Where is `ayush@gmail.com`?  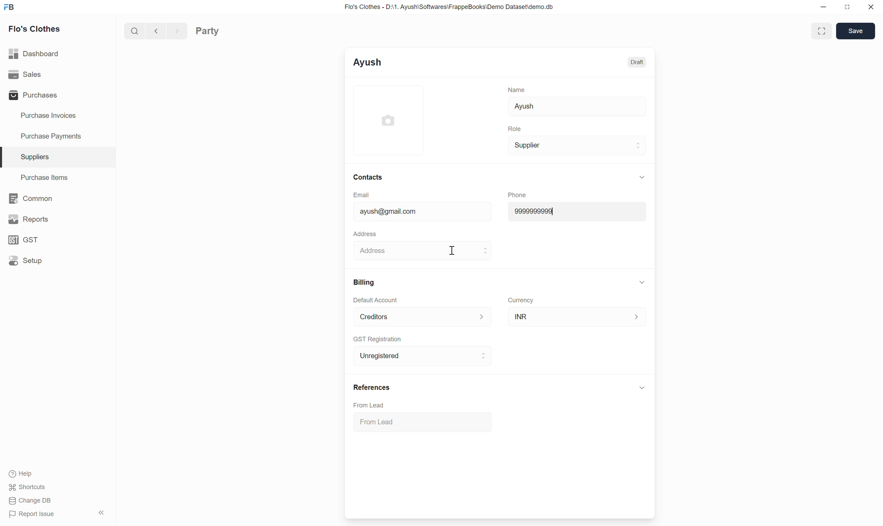 ayush@gmail.com is located at coordinates (422, 212).